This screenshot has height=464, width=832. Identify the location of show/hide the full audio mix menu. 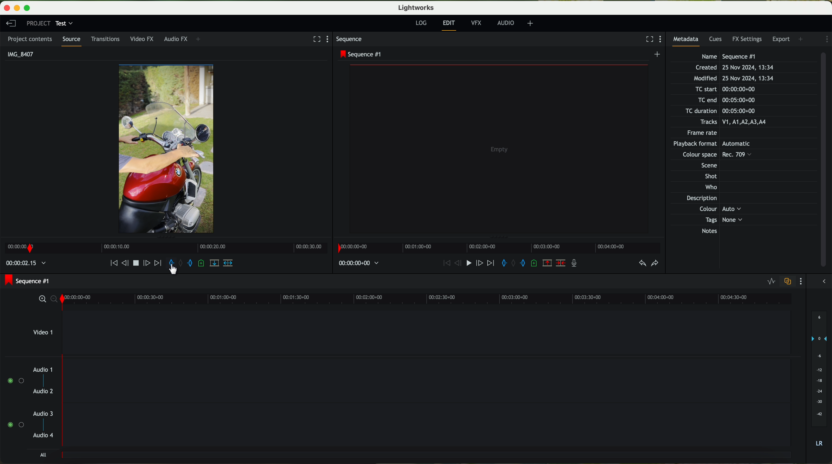
(824, 280).